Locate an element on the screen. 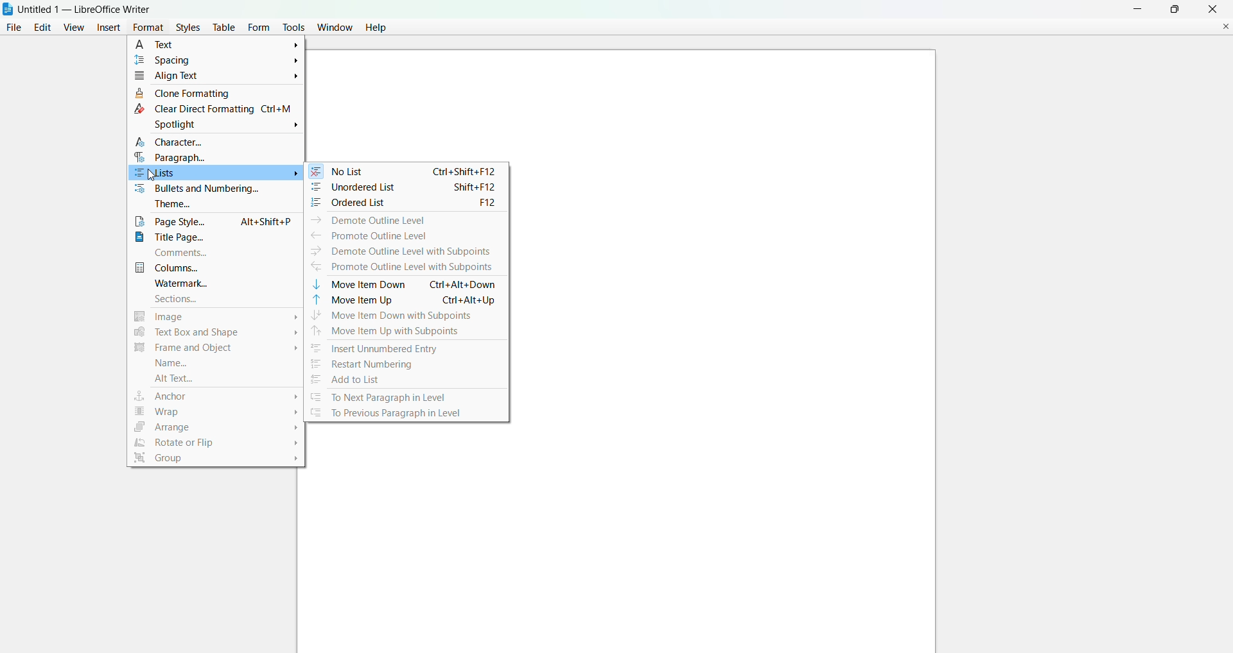 This screenshot has width=1233, height=653. promote outline level with subpoints is located at coordinates (390, 267).